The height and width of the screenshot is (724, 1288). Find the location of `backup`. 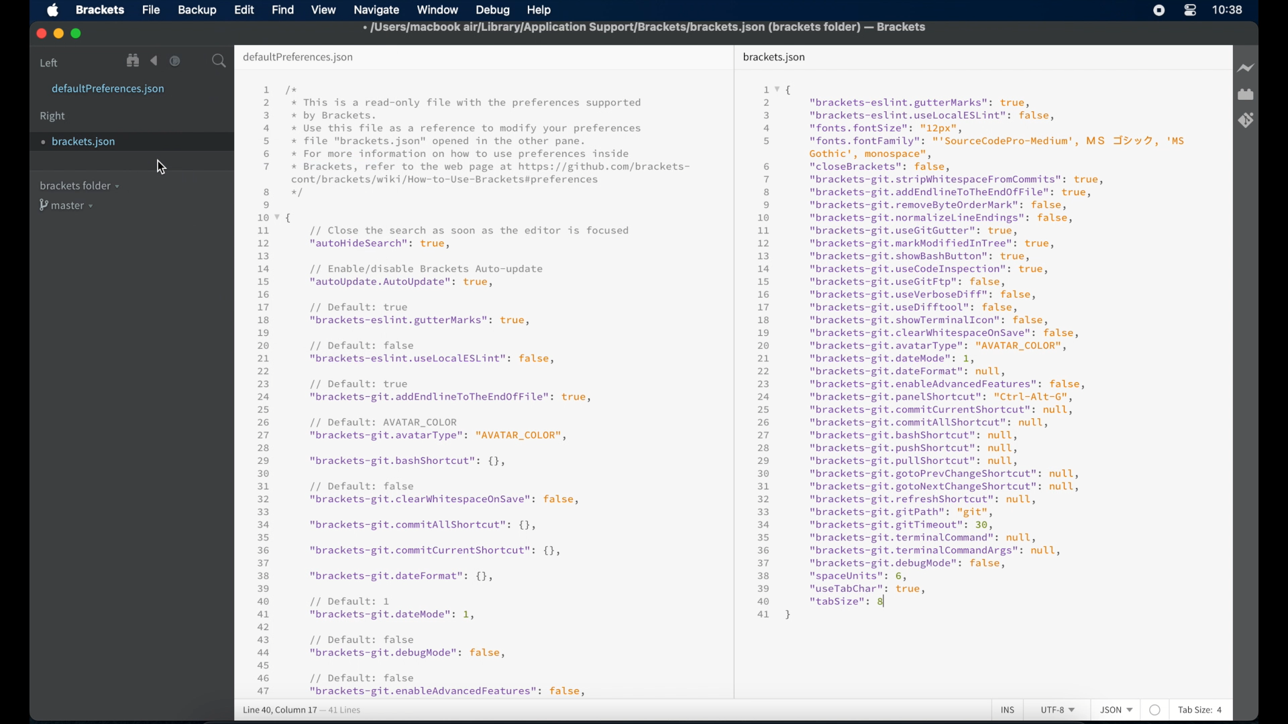

backup is located at coordinates (197, 10).